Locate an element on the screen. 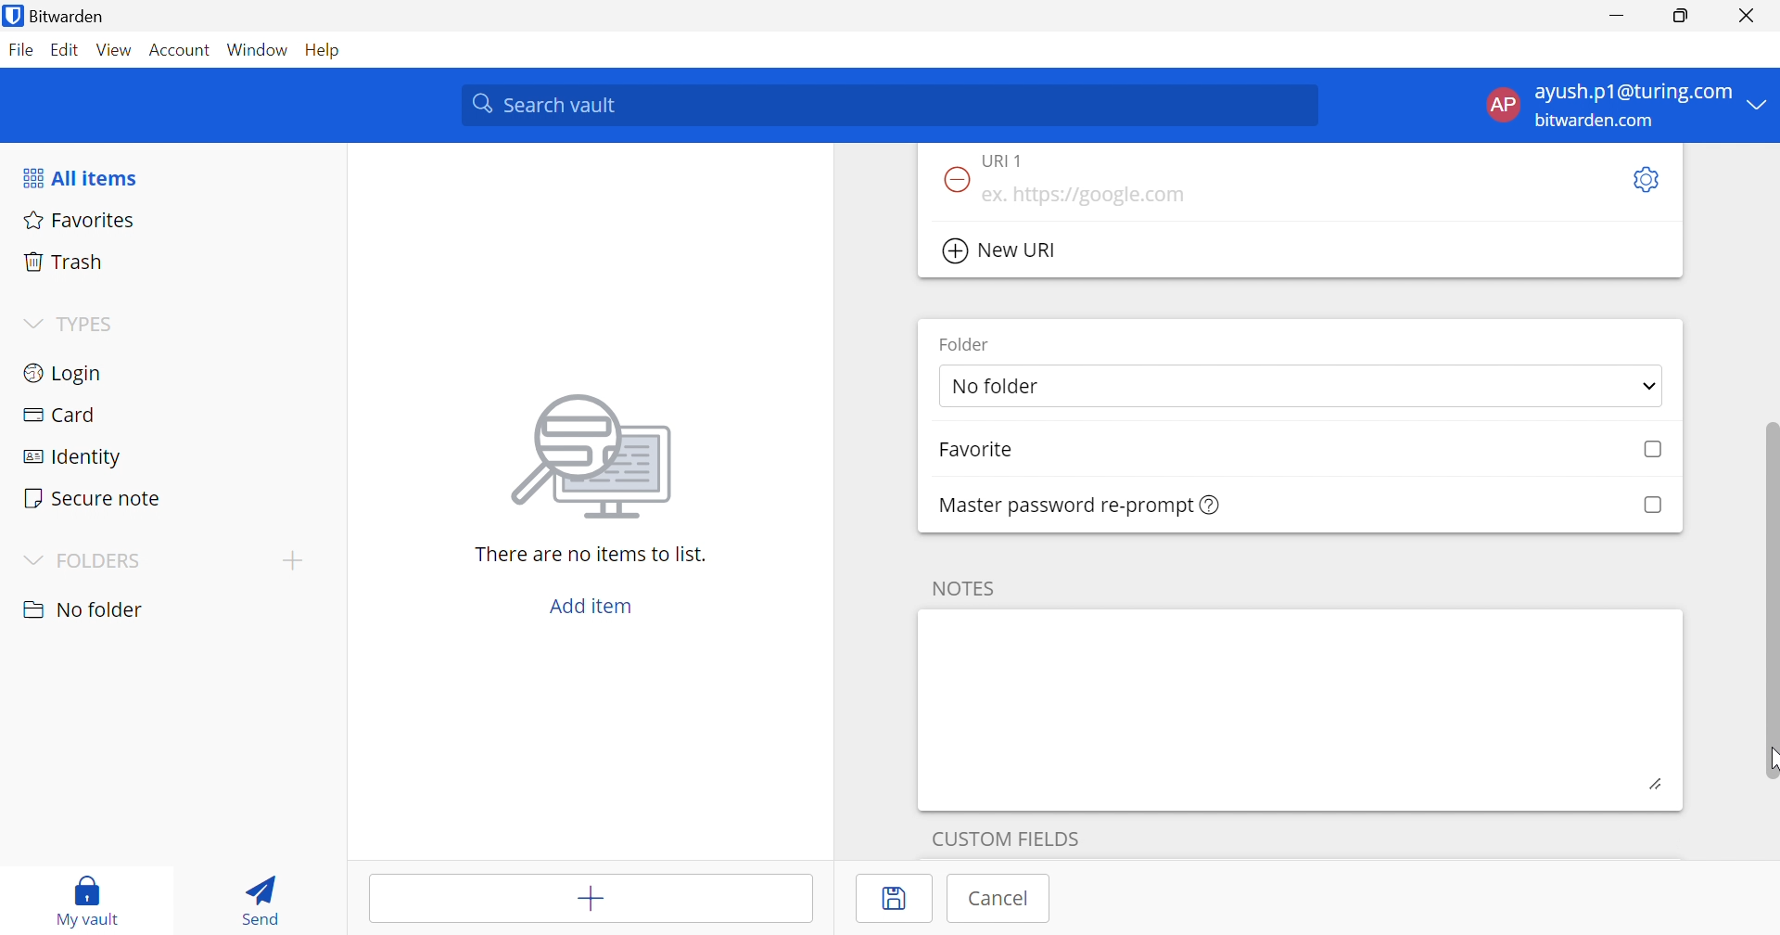 The height and width of the screenshot is (935, 1780). Drop Down is located at coordinates (1759, 103).